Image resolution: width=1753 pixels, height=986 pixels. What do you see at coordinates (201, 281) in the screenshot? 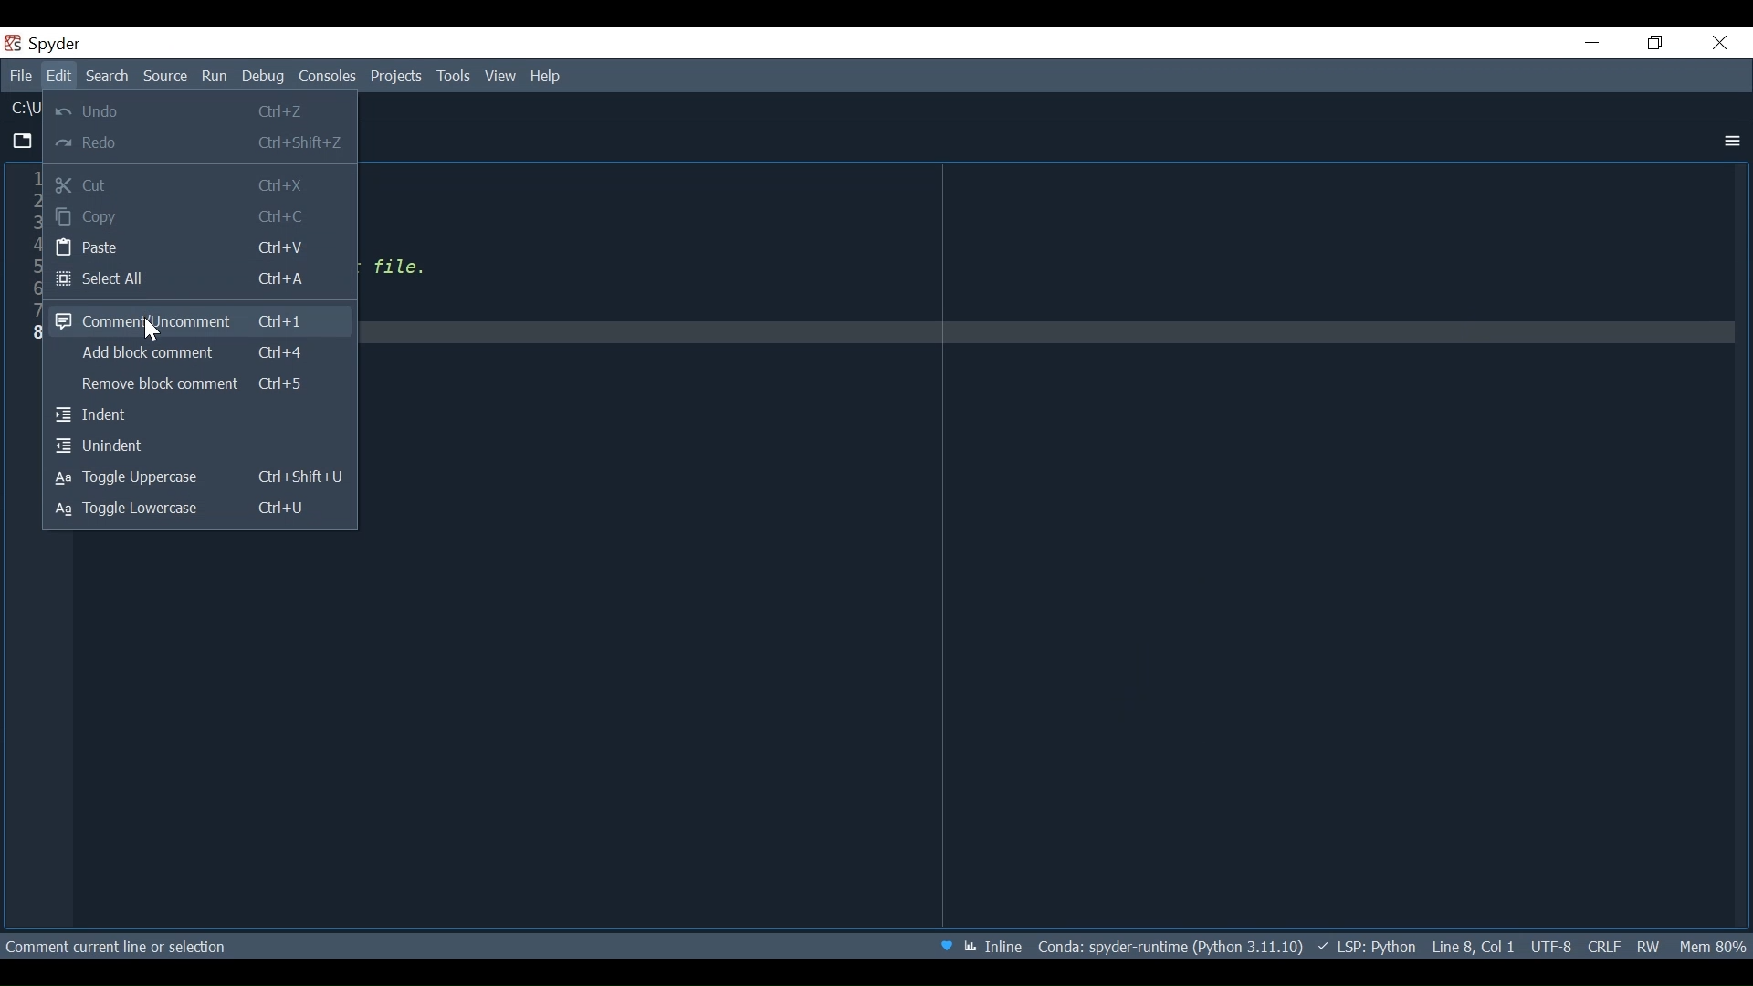
I see `Select All` at bounding box center [201, 281].